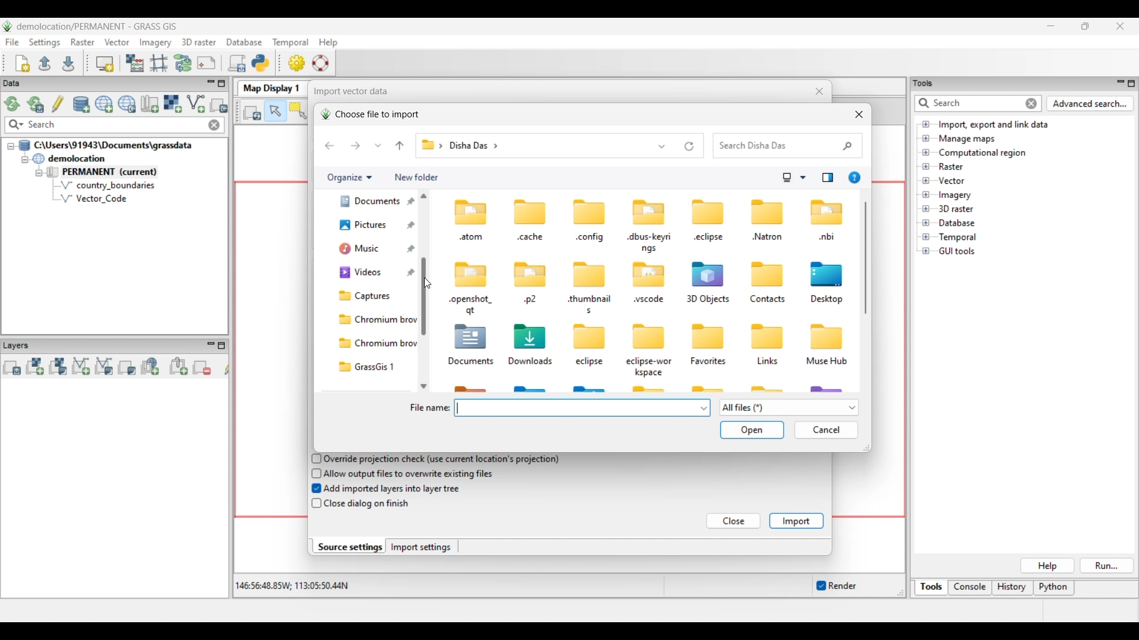  I want to click on File menu, so click(12, 42).